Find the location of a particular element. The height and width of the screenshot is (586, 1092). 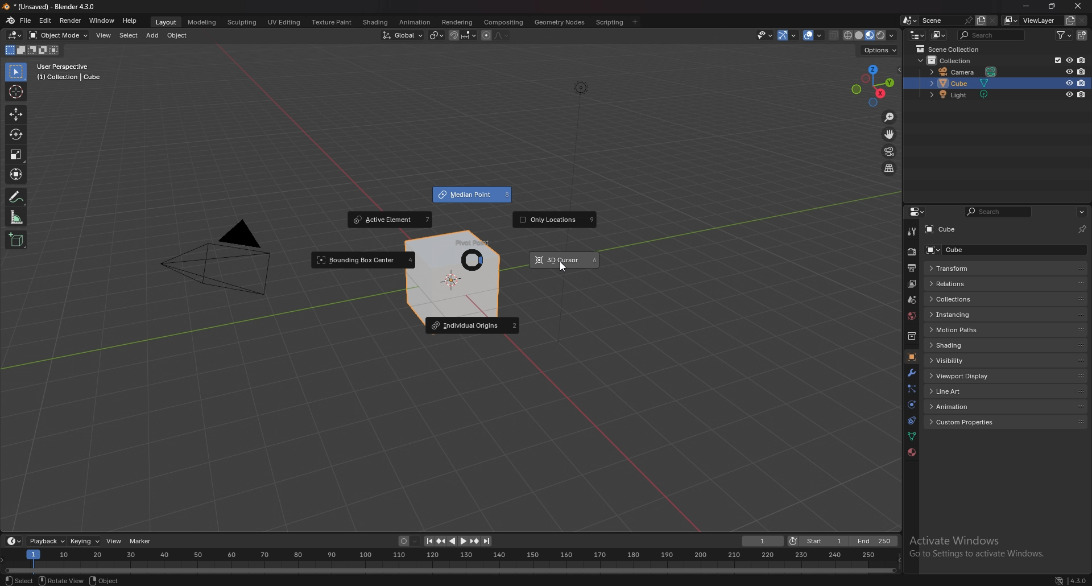

jump to keyframe is located at coordinates (442, 541).